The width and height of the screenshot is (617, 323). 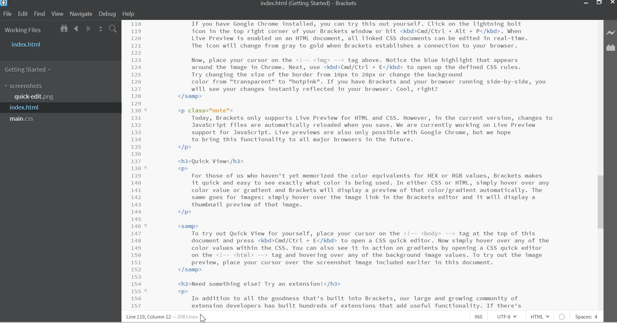 What do you see at coordinates (130, 14) in the screenshot?
I see `Help` at bounding box center [130, 14].